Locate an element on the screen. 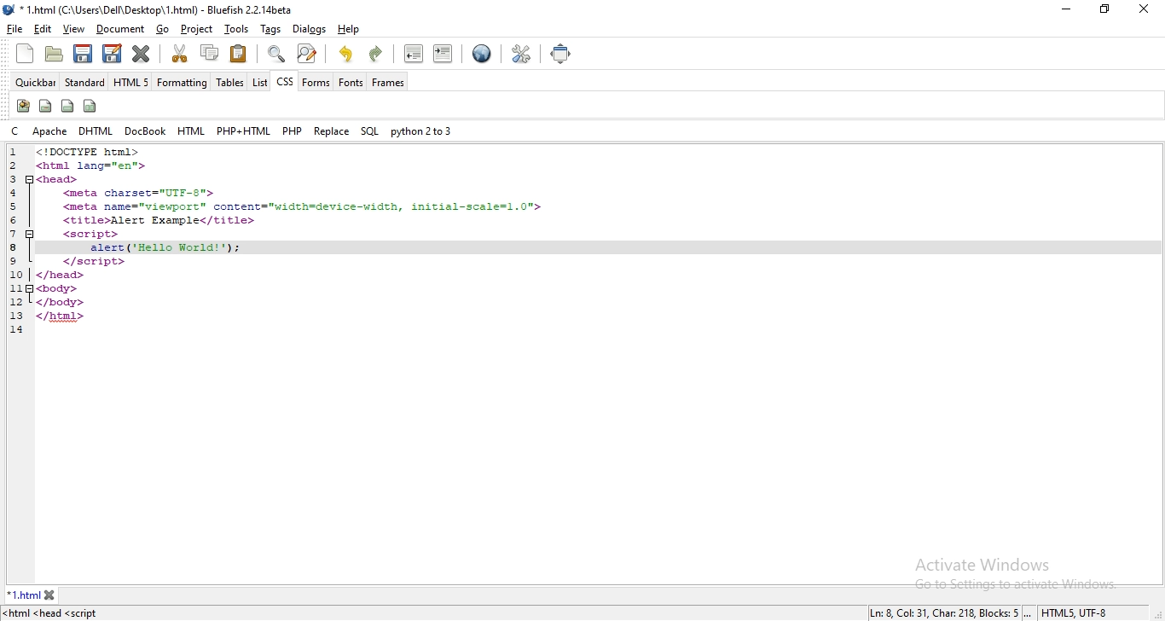 Image resolution: width=1165 pixels, height=621 pixels. php + html is located at coordinates (242, 131).